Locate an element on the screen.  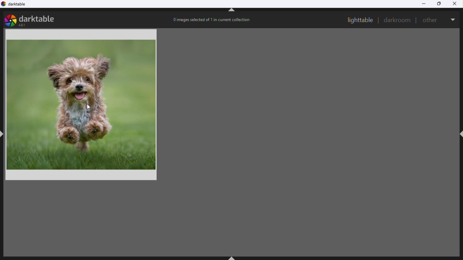
Other is located at coordinates (431, 19).